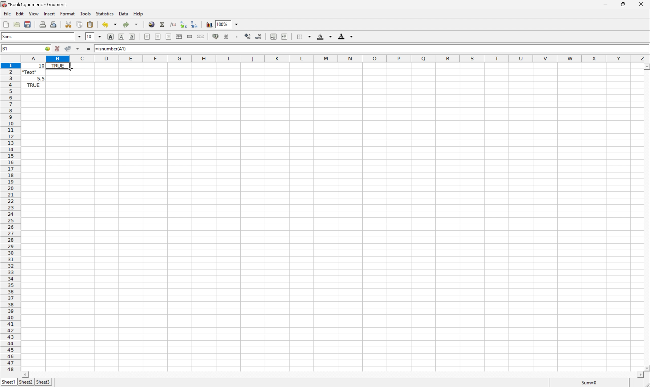 This screenshot has height=387, width=650. I want to click on Accept changes, so click(69, 48).